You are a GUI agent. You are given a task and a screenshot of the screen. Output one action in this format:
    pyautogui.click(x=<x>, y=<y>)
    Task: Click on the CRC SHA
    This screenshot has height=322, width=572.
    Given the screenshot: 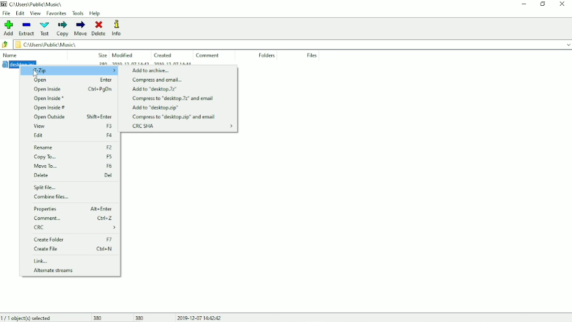 What is the action you would take?
    pyautogui.click(x=182, y=126)
    